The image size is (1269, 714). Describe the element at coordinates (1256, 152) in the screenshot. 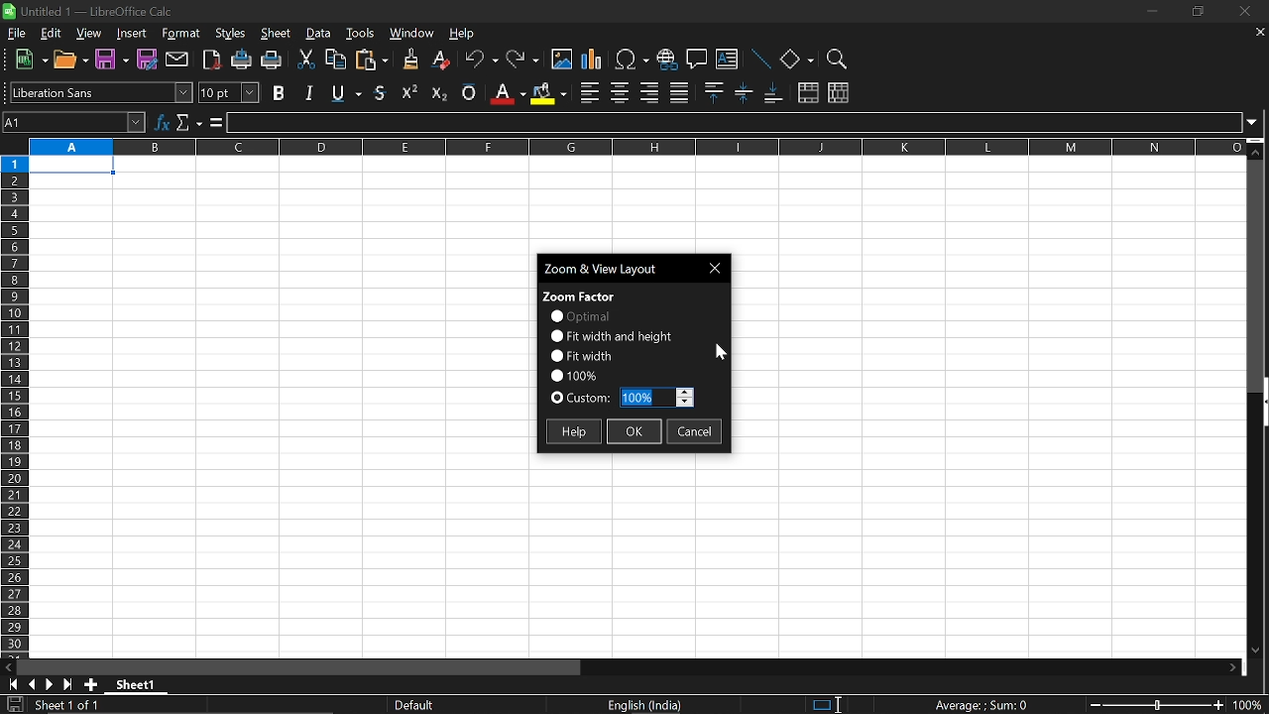

I see `Move up` at that location.